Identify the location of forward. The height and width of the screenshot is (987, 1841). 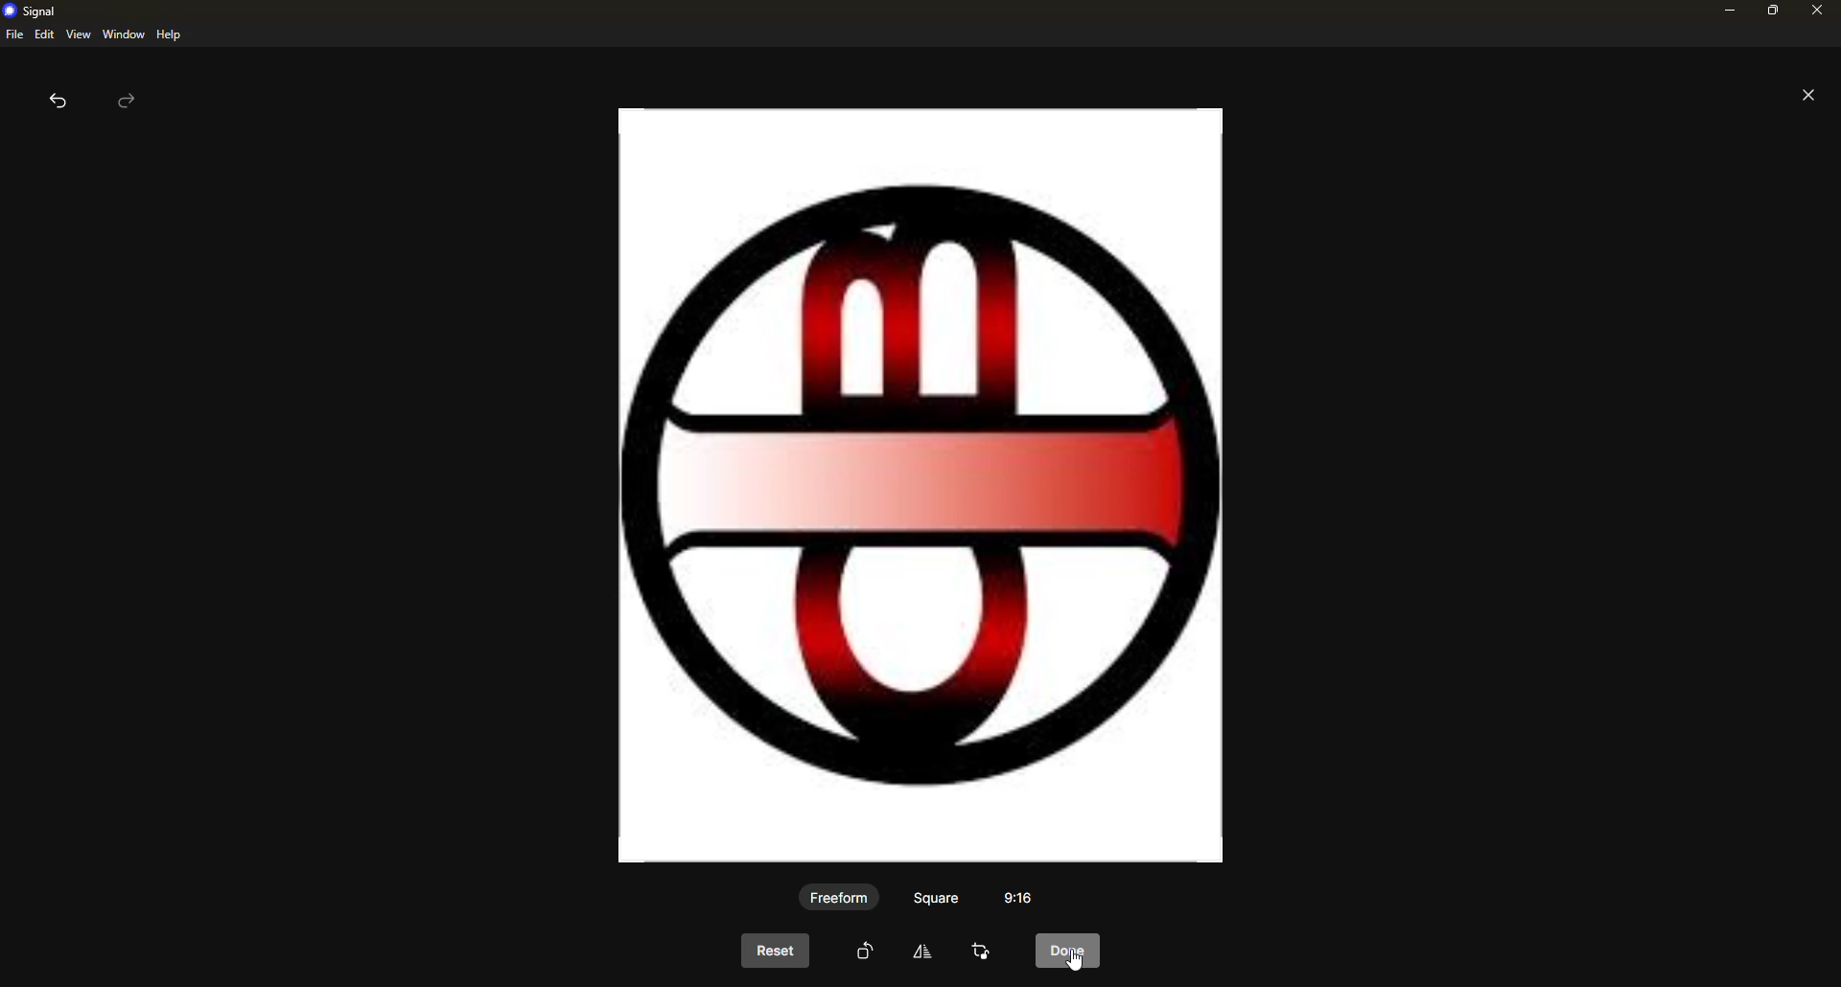
(129, 102).